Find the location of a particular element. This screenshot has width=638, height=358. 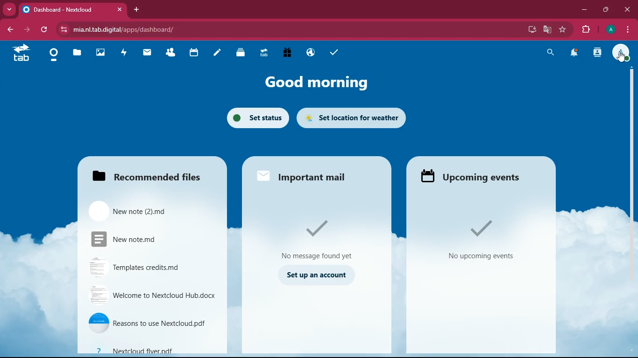

tab is located at coordinates (22, 52).